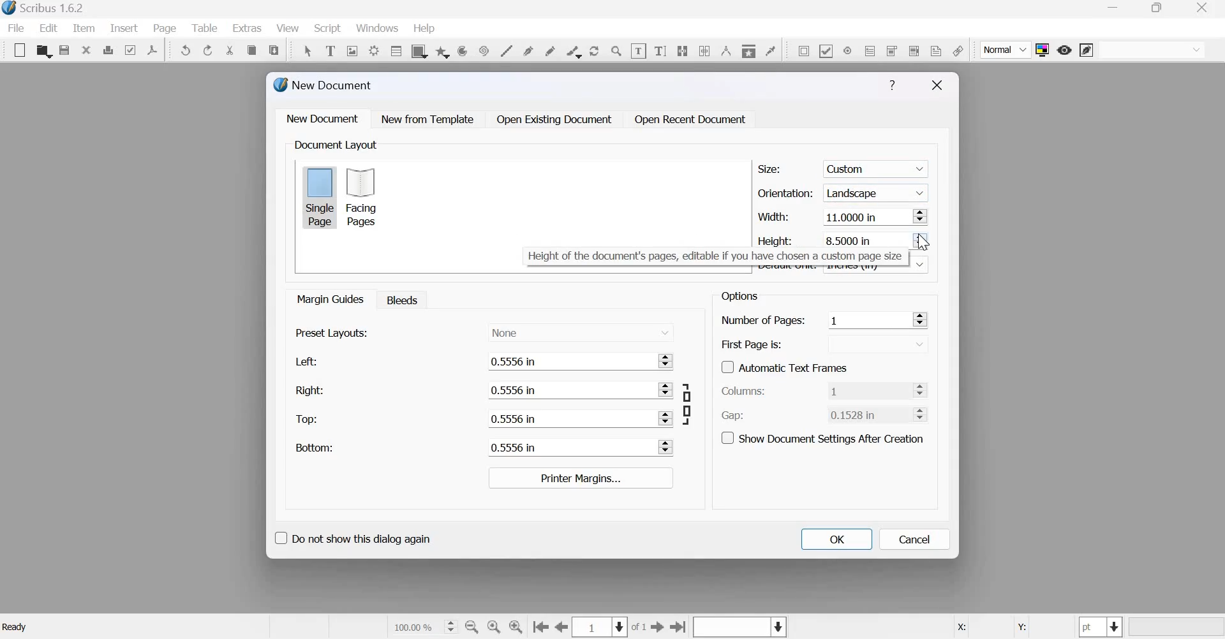 The width and height of the screenshot is (1225, 639). Describe the element at coordinates (801, 50) in the screenshot. I see `PDF push button` at that location.